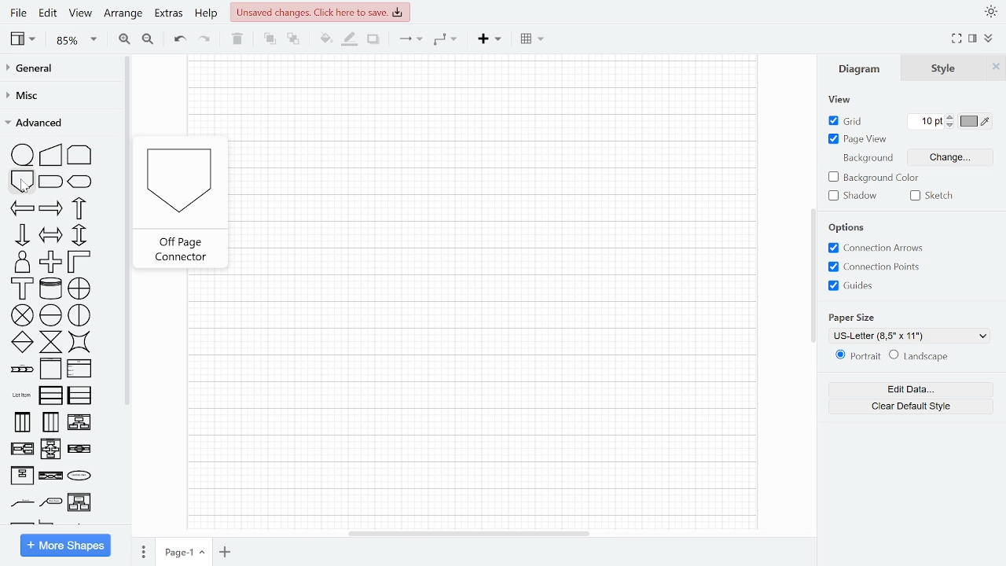  Describe the element at coordinates (184, 550) in the screenshot. I see `Page-1` at that location.